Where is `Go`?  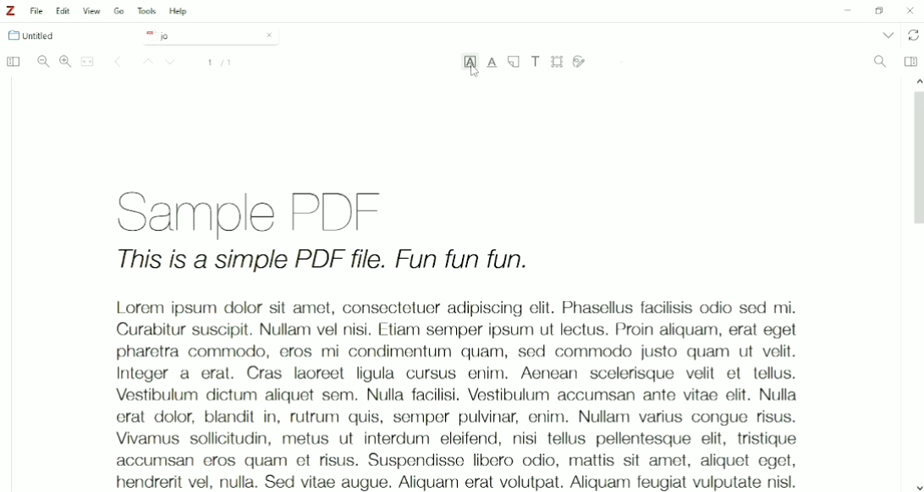 Go is located at coordinates (119, 10).